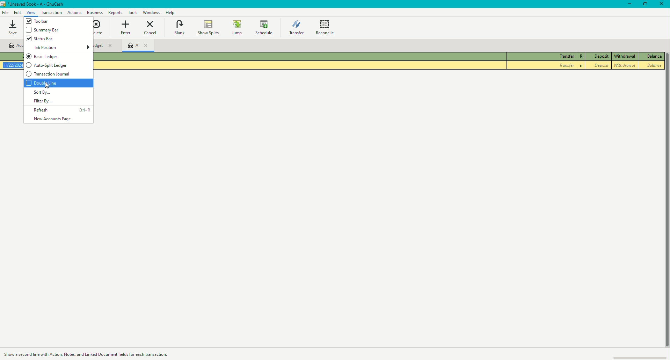 The image size is (670, 360). I want to click on Transaction Journal, so click(57, 74).